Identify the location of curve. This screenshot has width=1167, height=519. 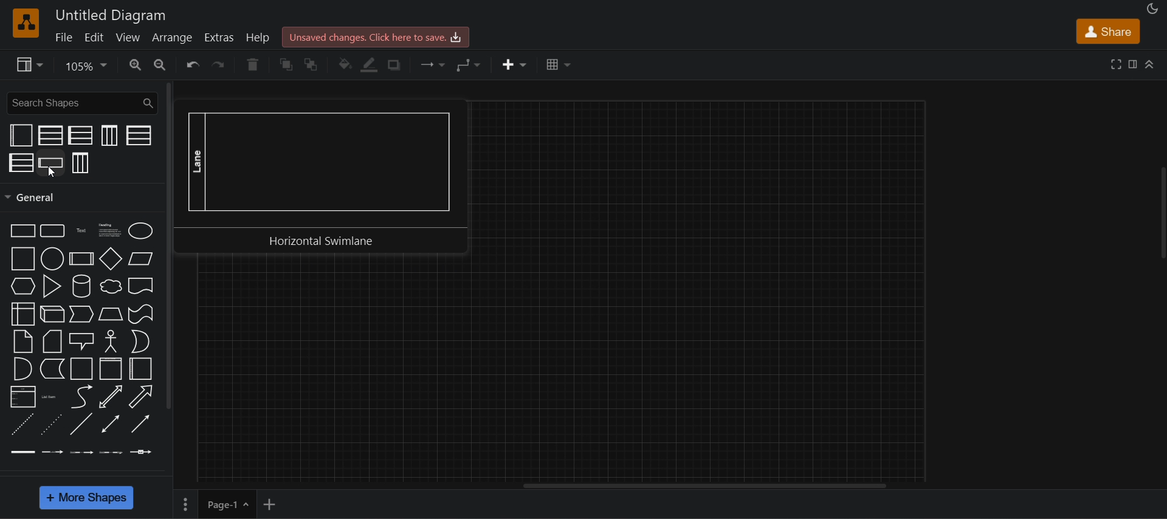
(79, 396).